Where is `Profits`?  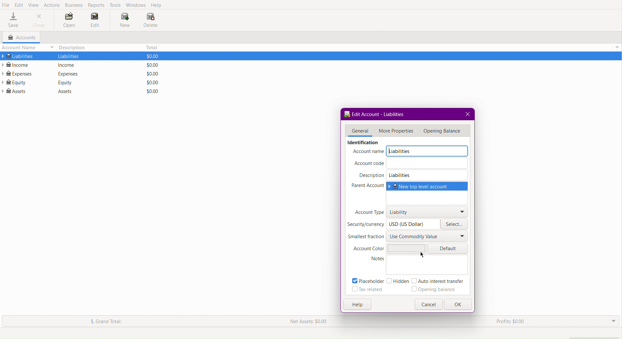
Profits is located at coordinates (510, 322).